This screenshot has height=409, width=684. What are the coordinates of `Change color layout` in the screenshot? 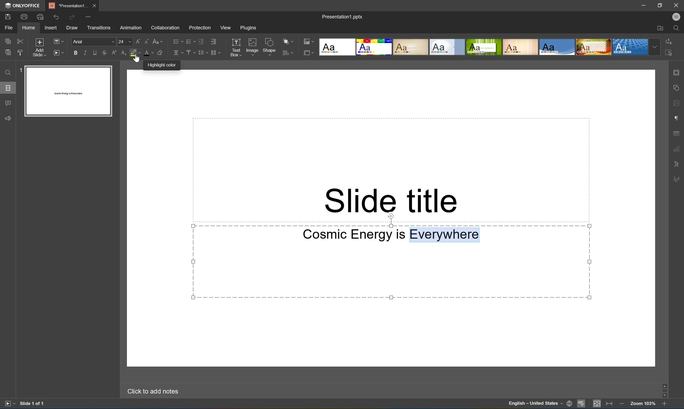 It's located at (308, 41).